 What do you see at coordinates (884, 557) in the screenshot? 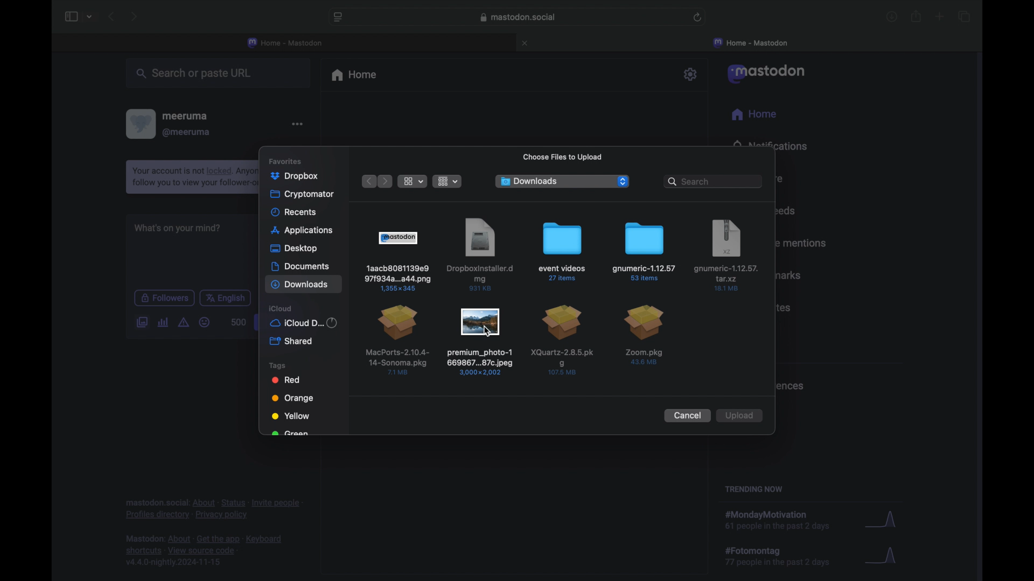
I see `graph` at bounding box center [884, 557].